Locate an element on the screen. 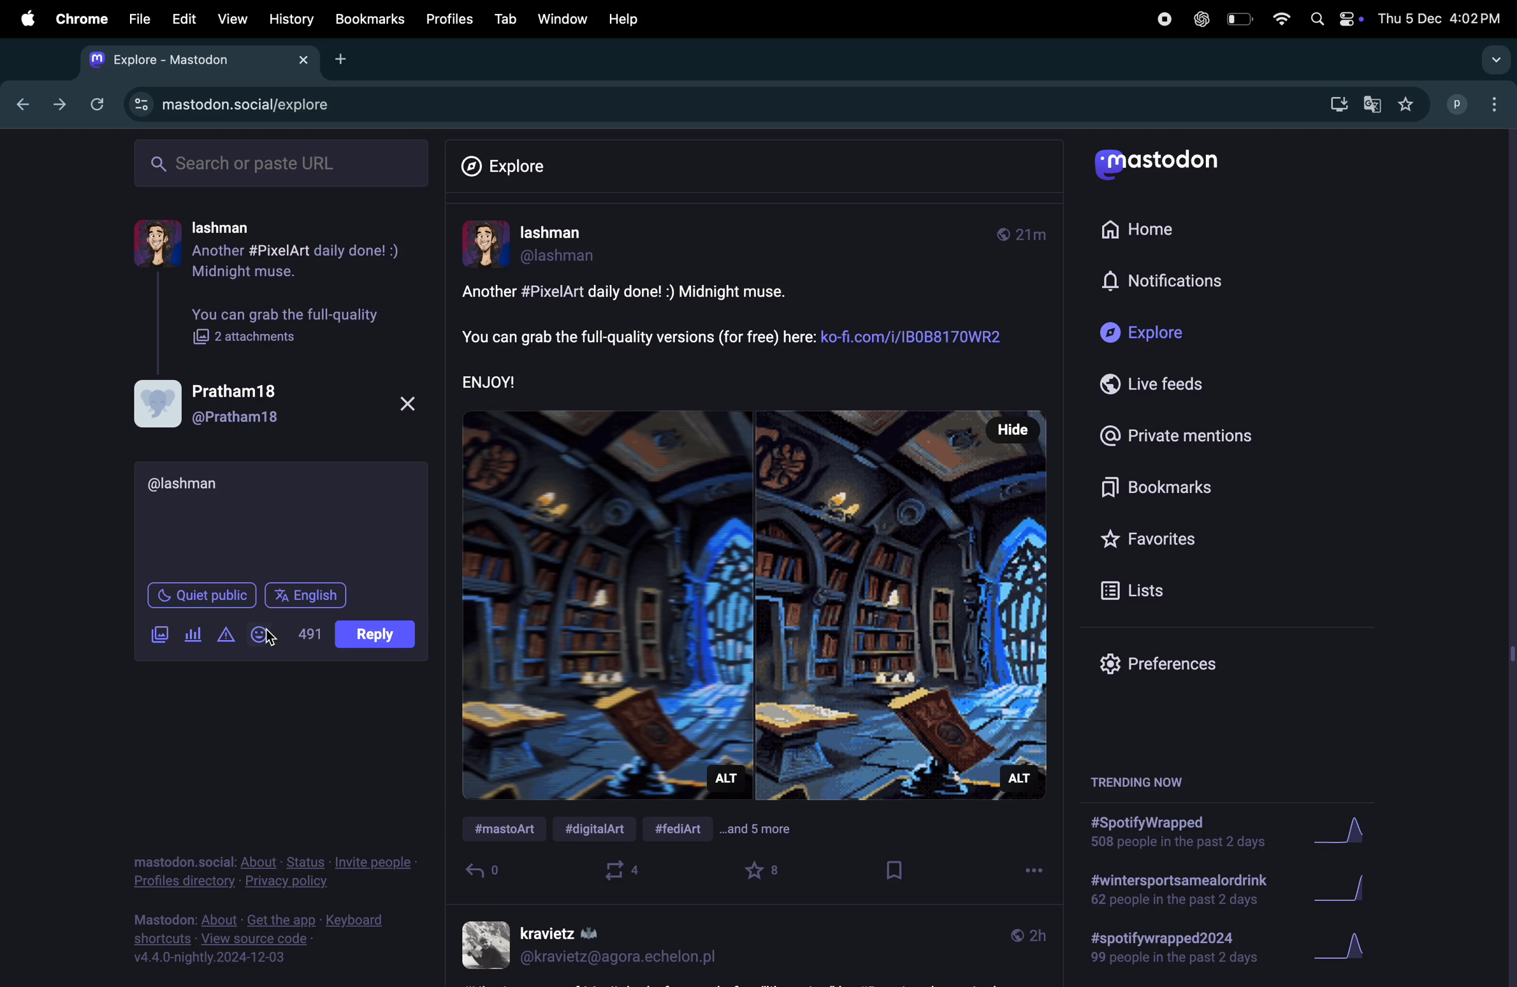 This screenshot has width=1517, height=987. google translate is located at coordinates (1371, 105).